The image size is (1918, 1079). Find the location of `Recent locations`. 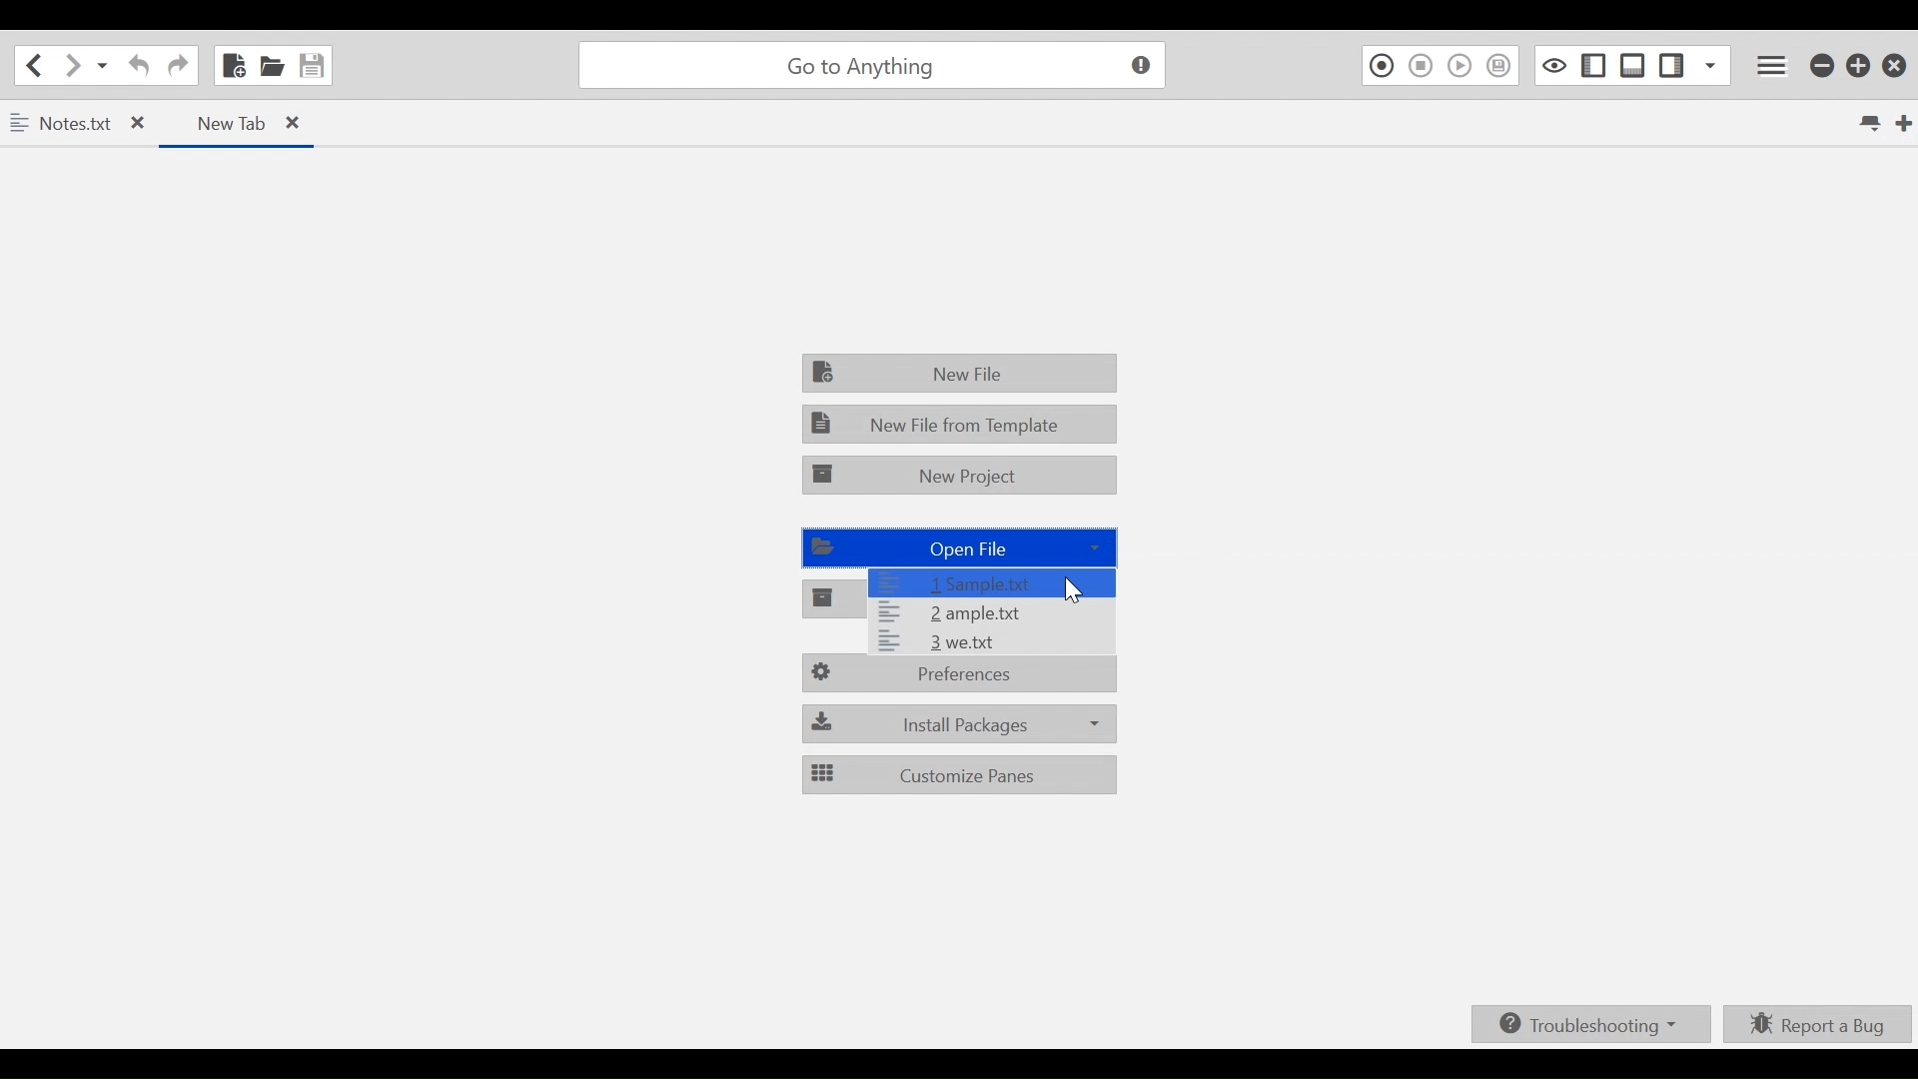

Recent locations is located at coordinates (103, 66).